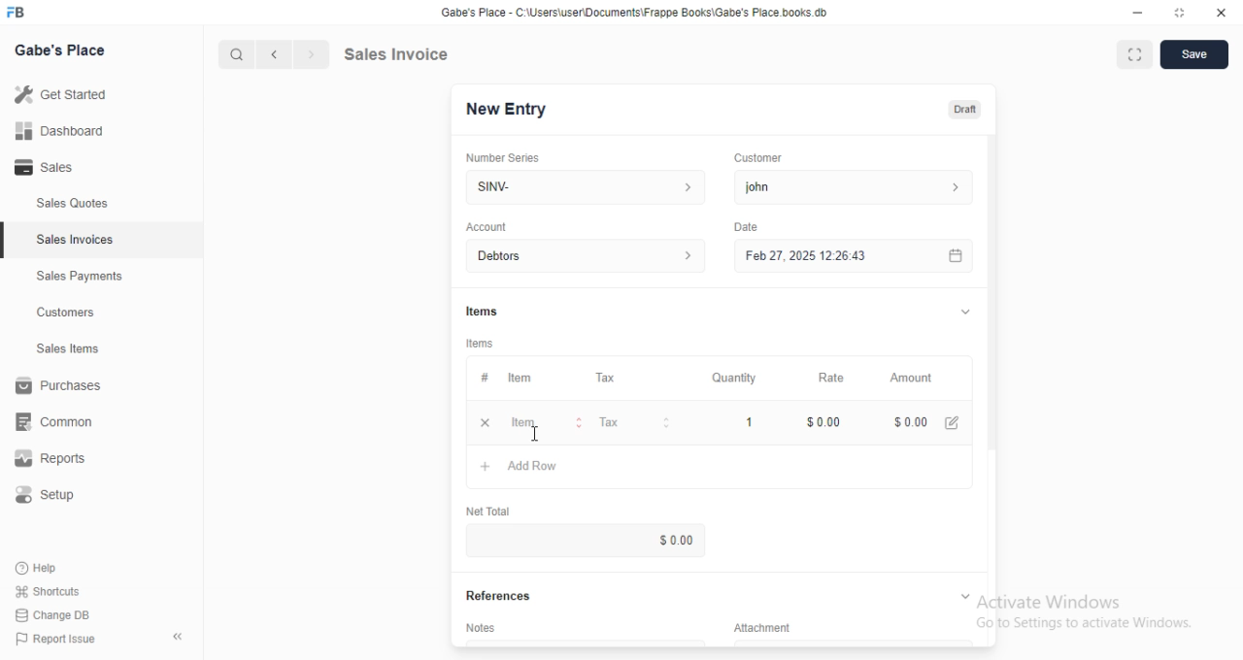 This screenshot has height=660, width=1243. What do you see at coordinates (23, 13) in the screenshot?
I see `Logo` at bounding box center [23, 13].